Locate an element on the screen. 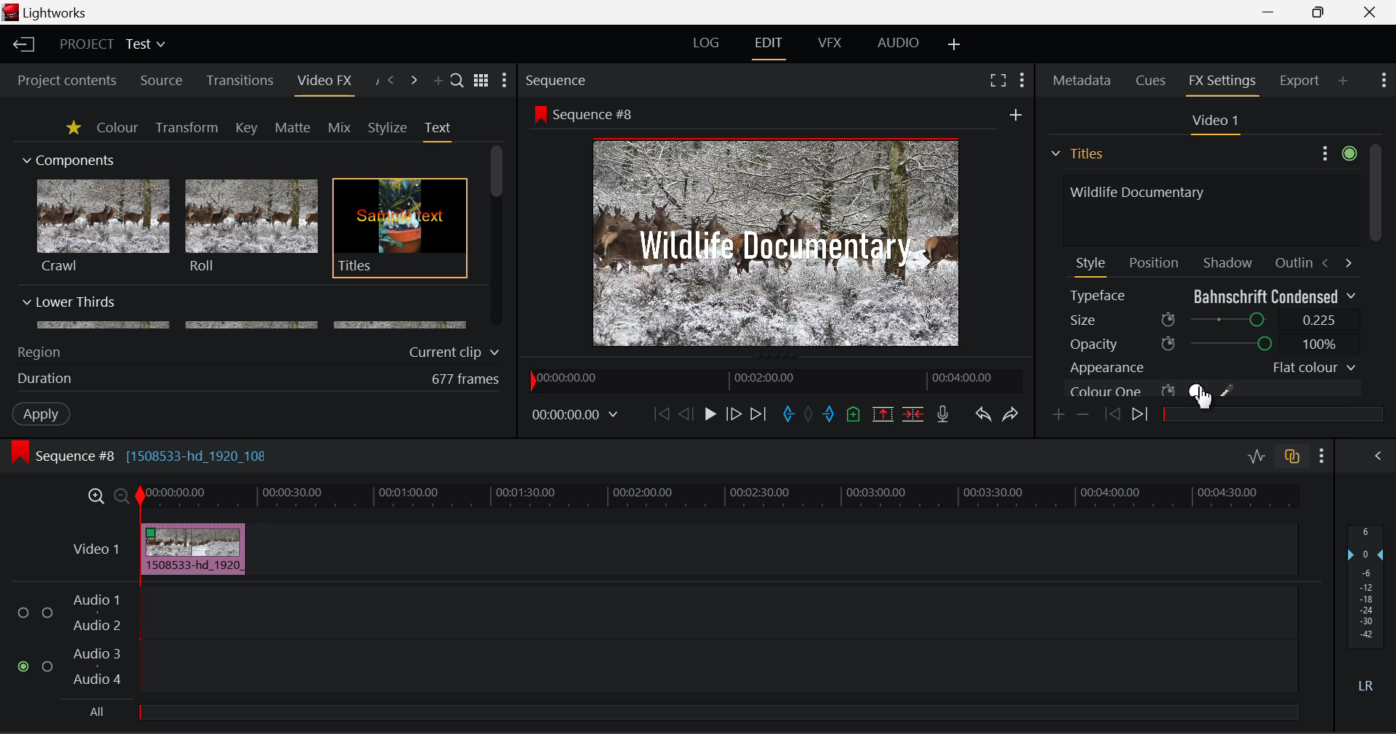 Image resolution: width=1396 pixels, height=734 pixels. Cues is located at coordinates (1152, 81).